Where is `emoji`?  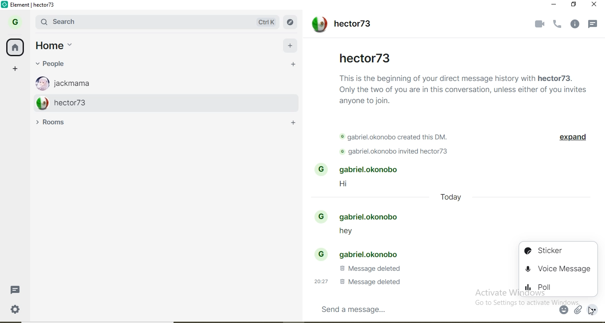
emoji is located at coordinates (564, 310).